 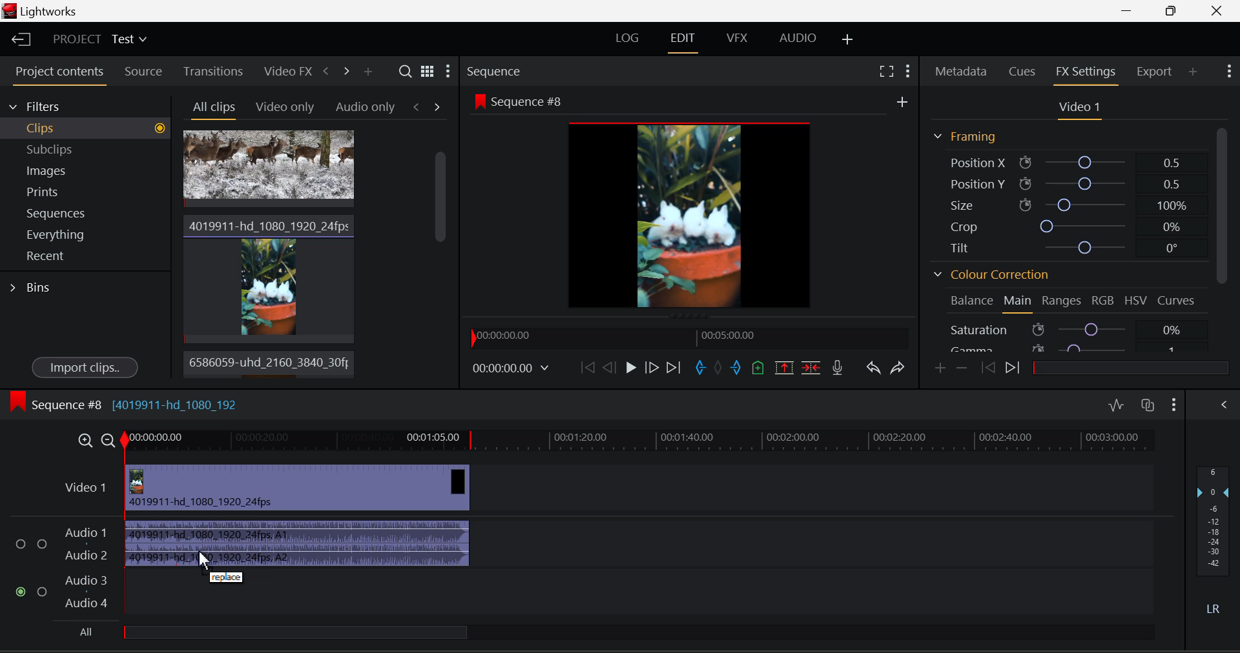 I want to click on Back to Homepage, so click(x=18, y=38).